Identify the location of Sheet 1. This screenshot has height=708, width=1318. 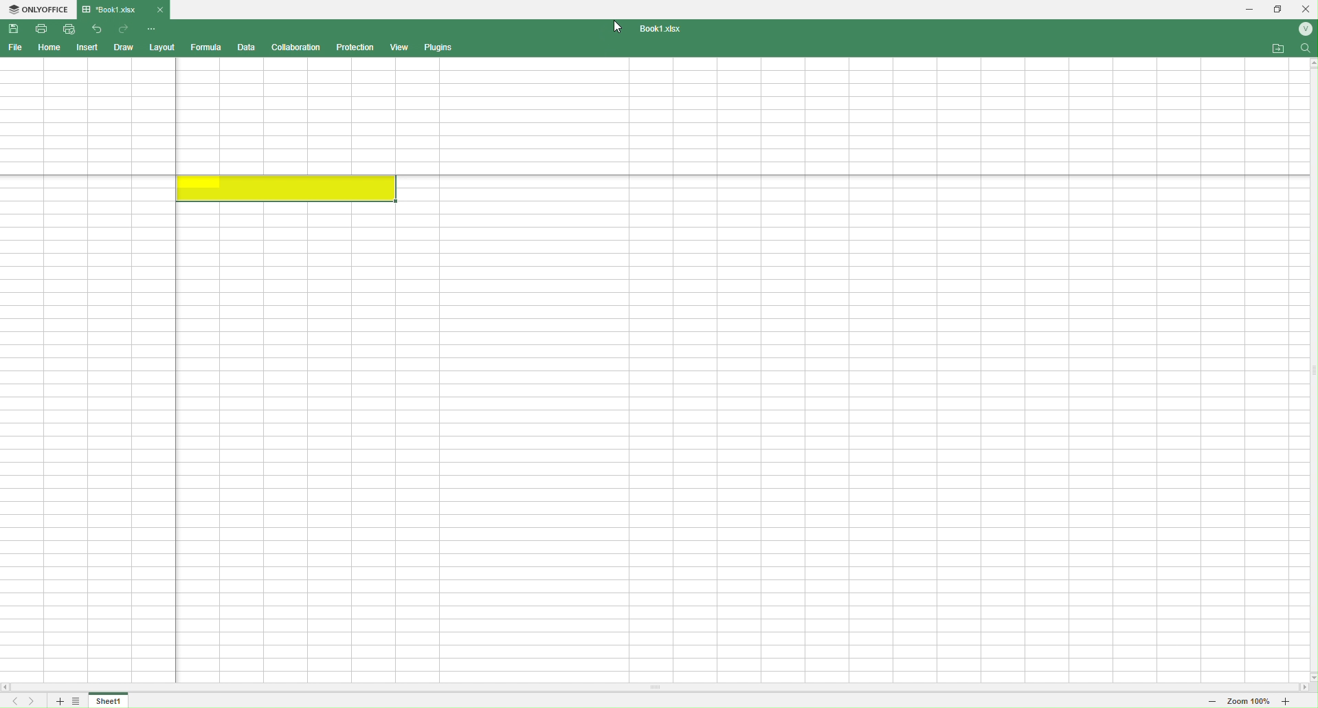
(109, 701).